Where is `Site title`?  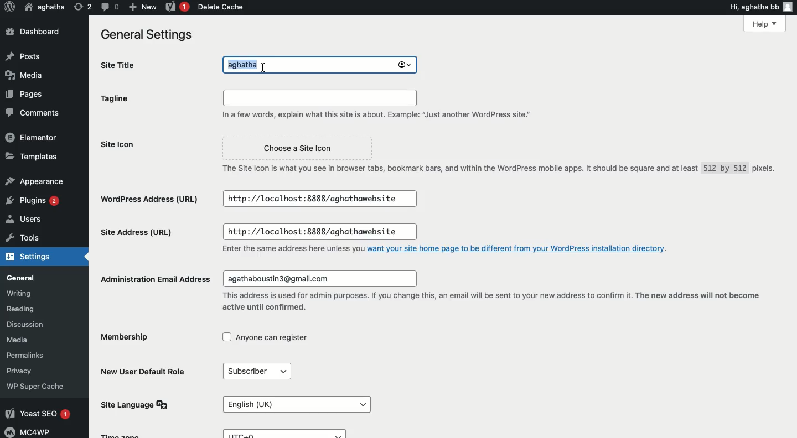
Site title is located at coordinates (119, 64).